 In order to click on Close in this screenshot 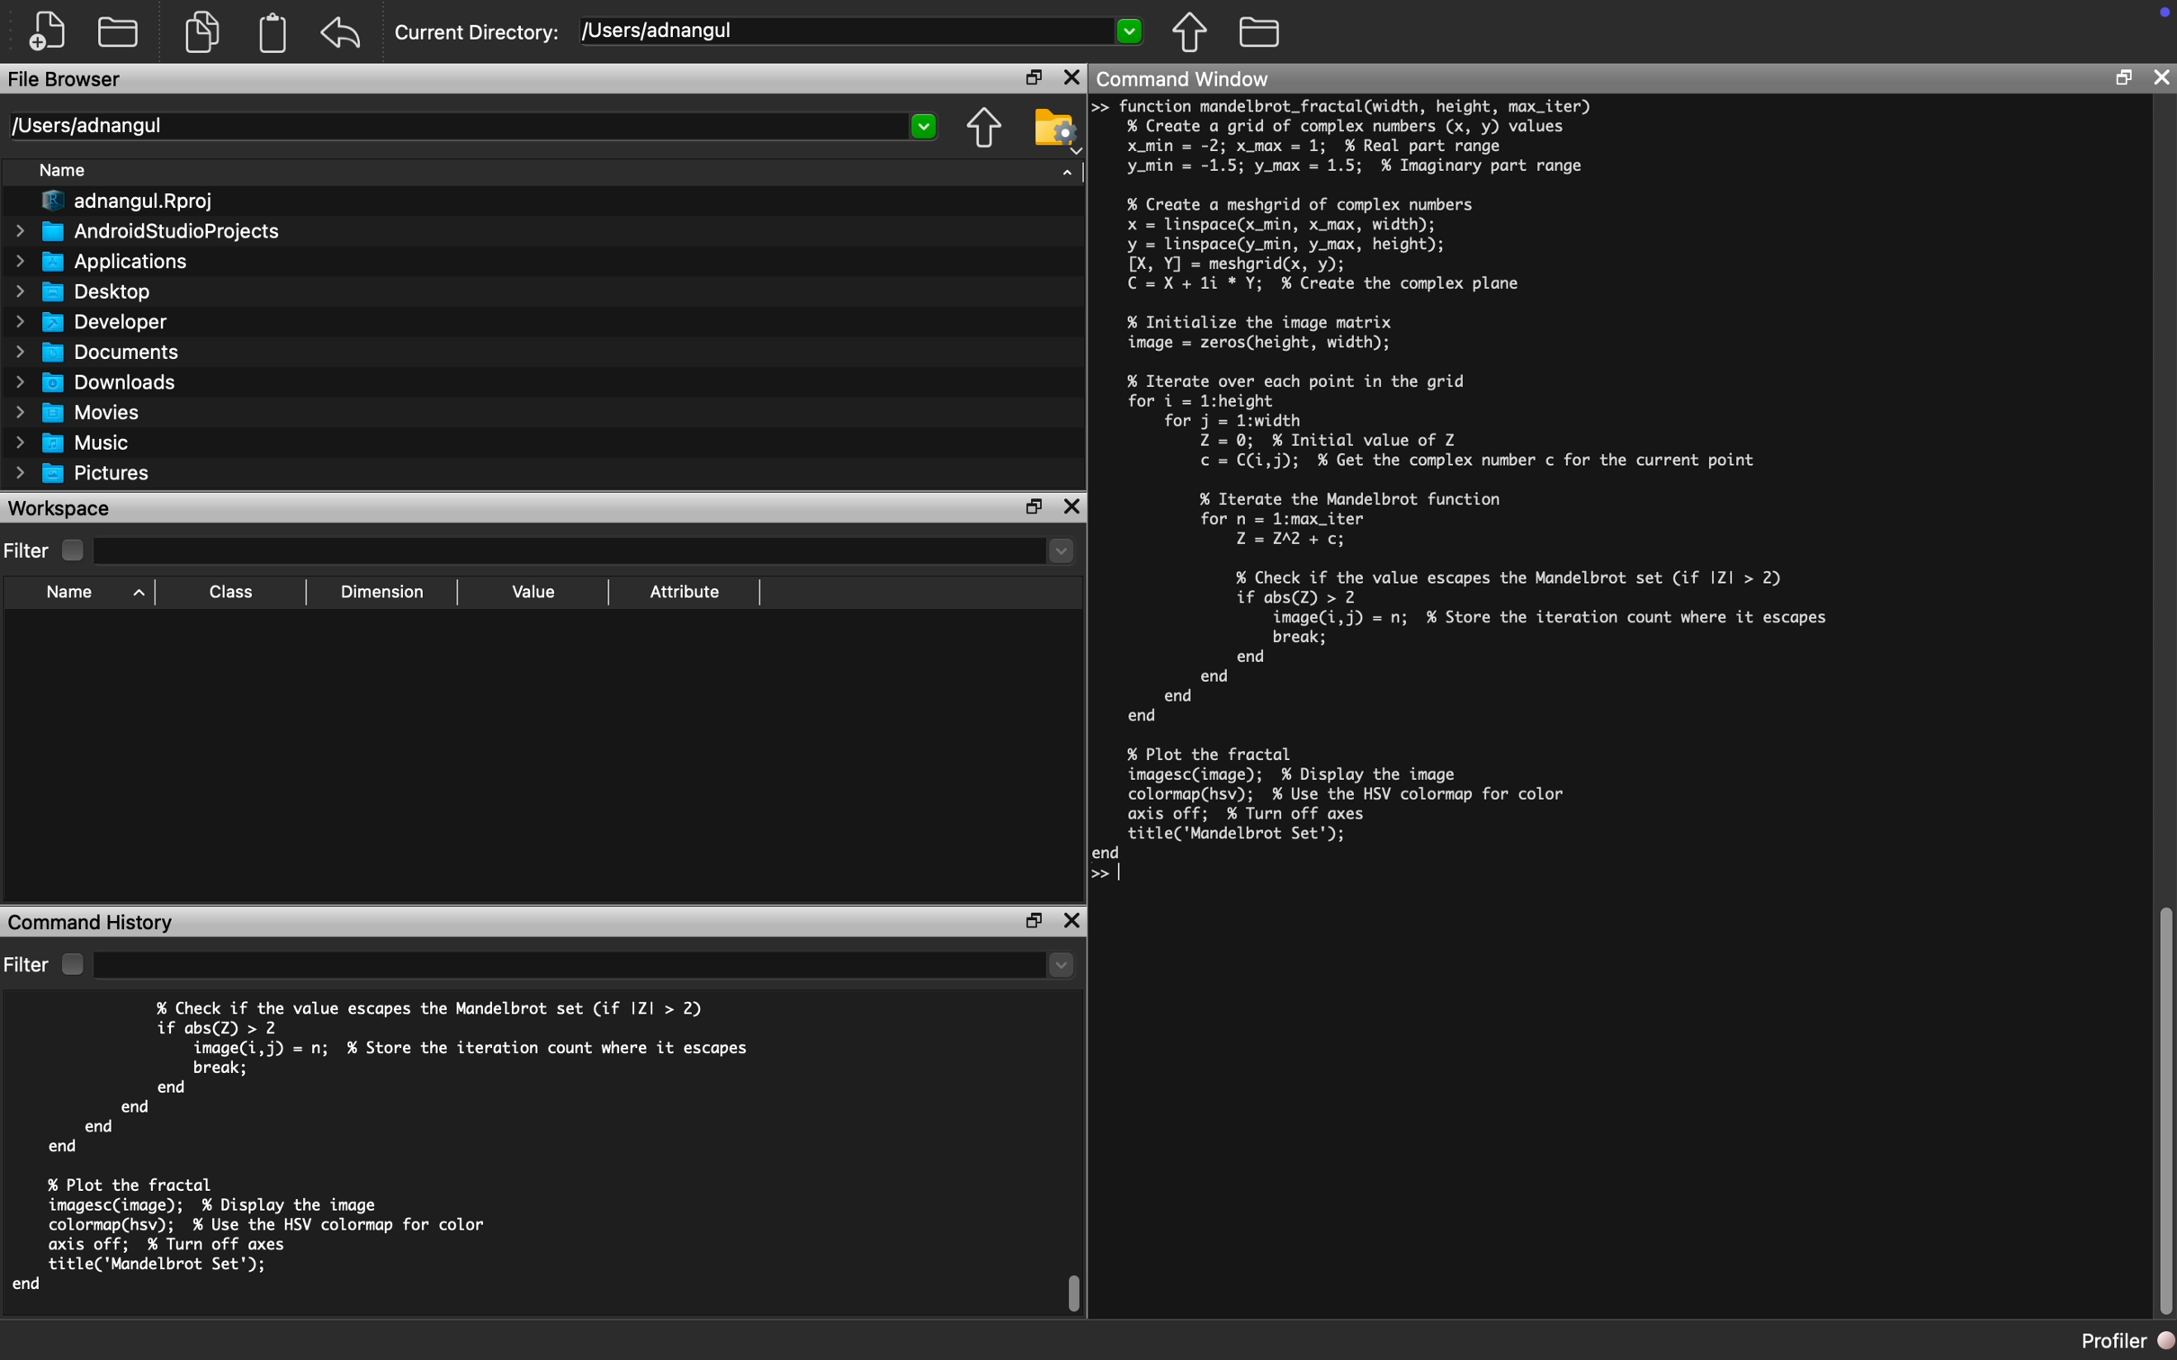, I will do `click(1074, 506)`.